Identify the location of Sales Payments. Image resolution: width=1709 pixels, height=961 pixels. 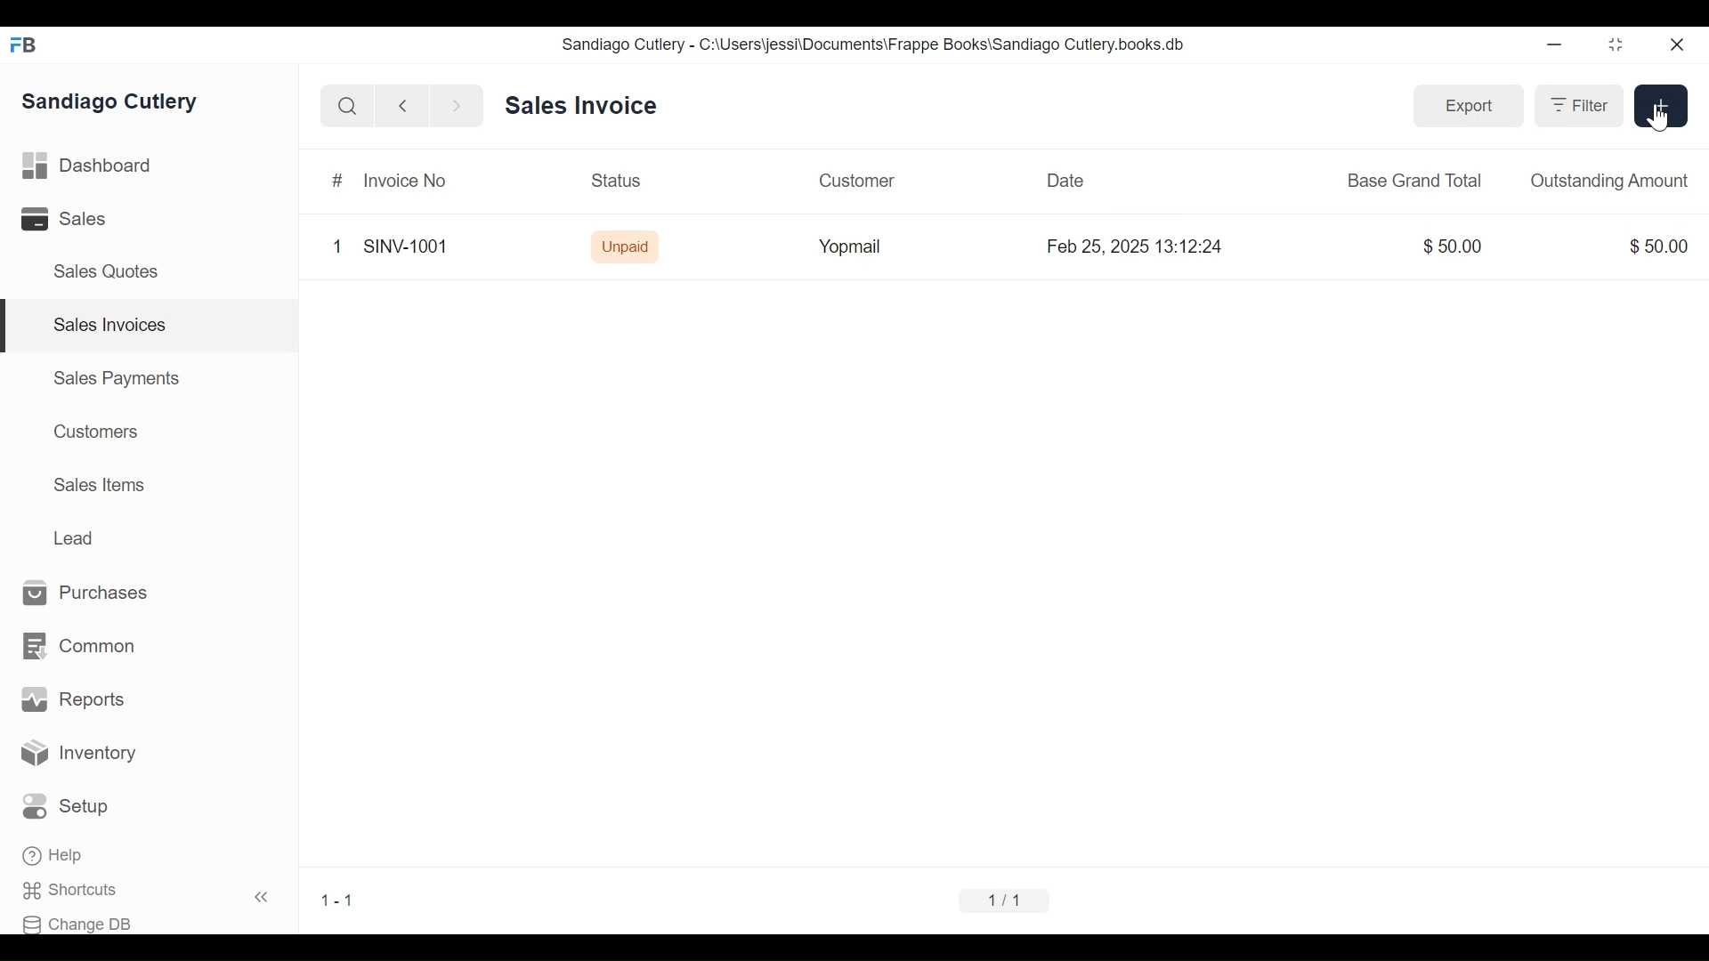
(115, 378).